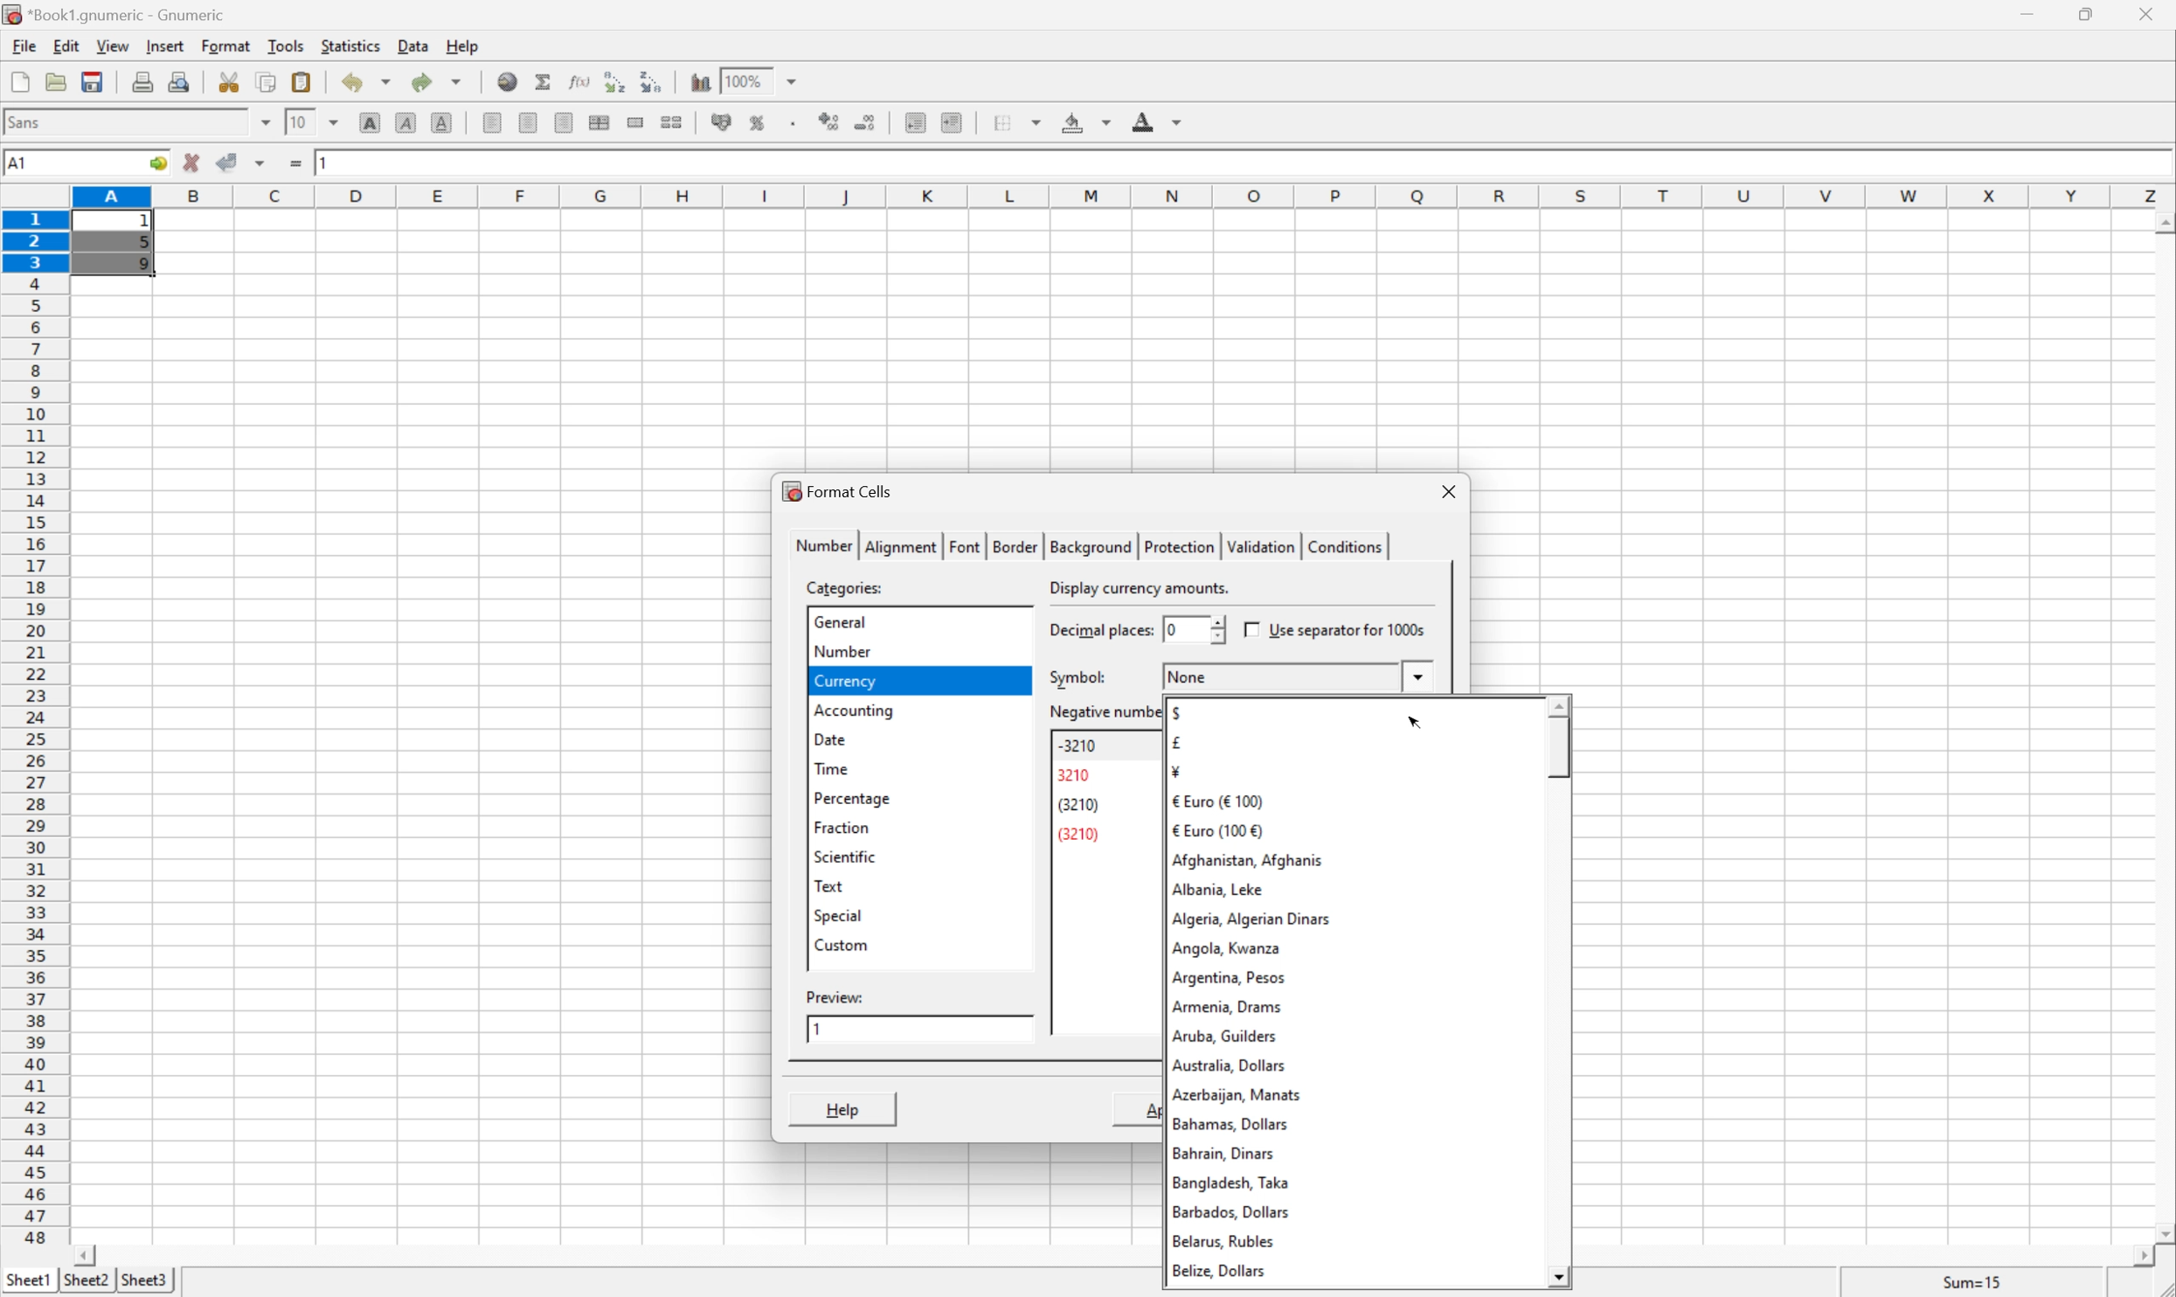 Image resolution: width=2176 pixels, height=1297 pixels. Describe the element at coordinates (699, 80) in the screenshot. I see `insert chart` at that location.